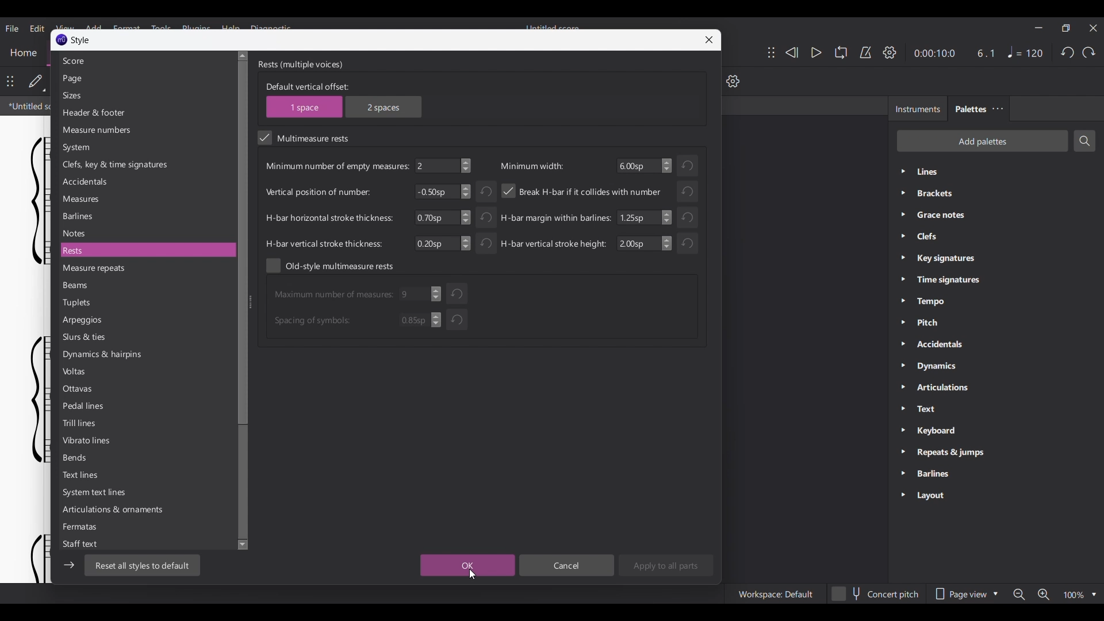  Describe the element at coordinates (264, 137) in the screenshot. I see `Toggle on for multimeasure rests` at that location.